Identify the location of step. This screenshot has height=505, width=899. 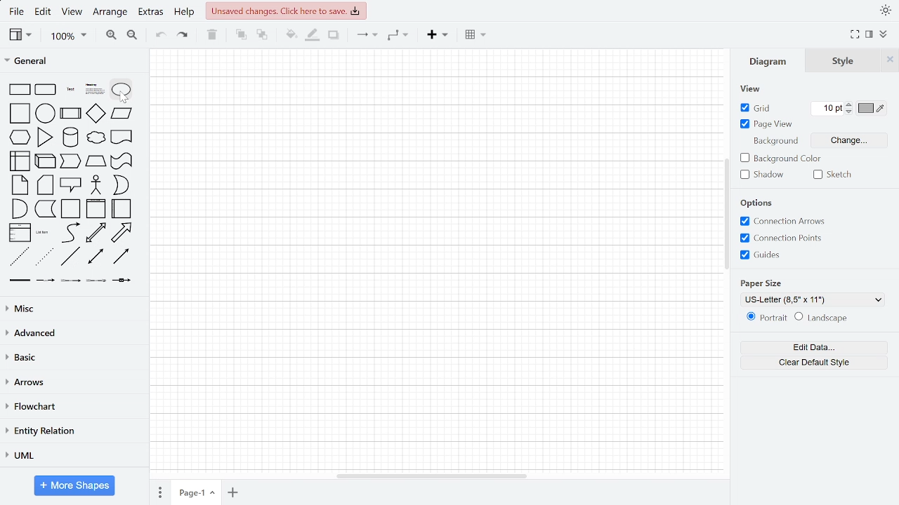
(71, 161).